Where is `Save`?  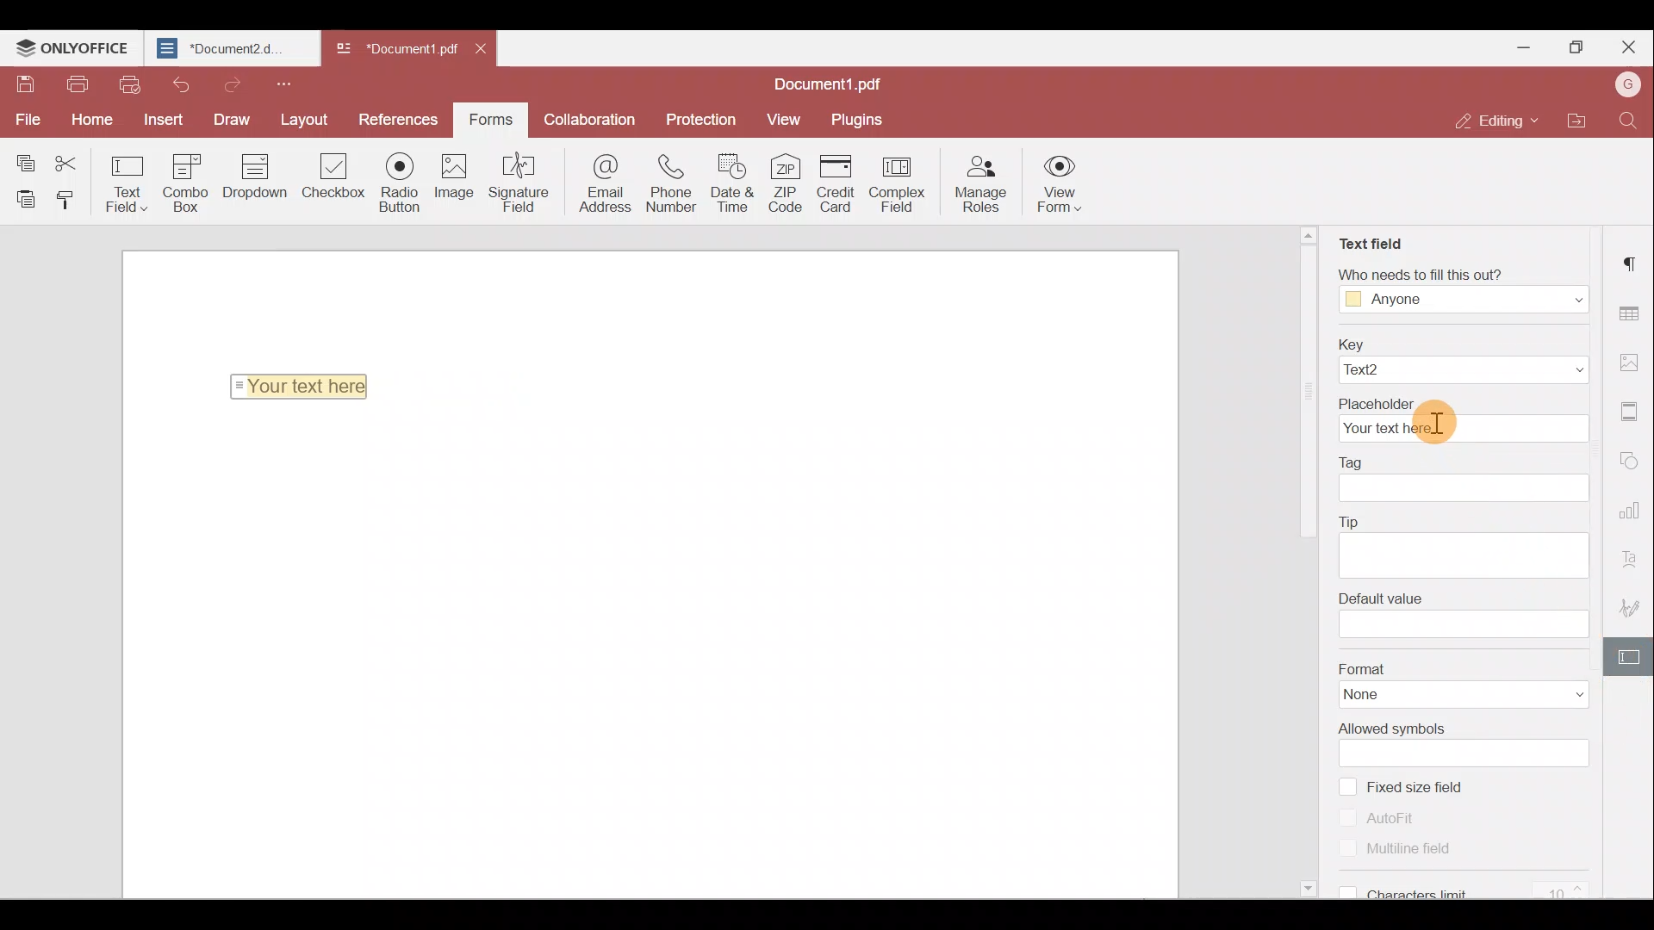
Save is located at coordinates (22, 83).